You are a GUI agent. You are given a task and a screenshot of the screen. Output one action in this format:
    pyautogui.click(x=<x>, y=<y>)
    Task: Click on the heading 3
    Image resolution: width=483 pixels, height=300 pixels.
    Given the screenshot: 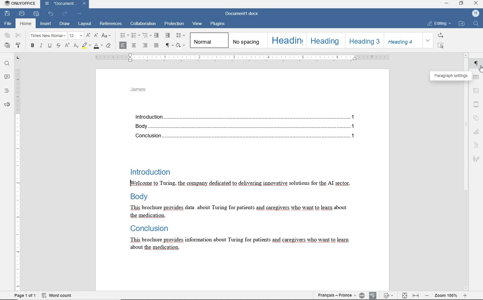 What is the action you would take?
    pyautogui.click(x=363, y=41)
    